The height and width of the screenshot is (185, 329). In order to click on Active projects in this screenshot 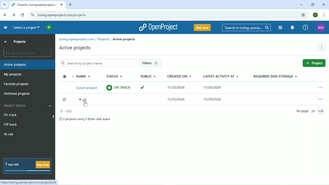, I will do `click(76, 48)`.